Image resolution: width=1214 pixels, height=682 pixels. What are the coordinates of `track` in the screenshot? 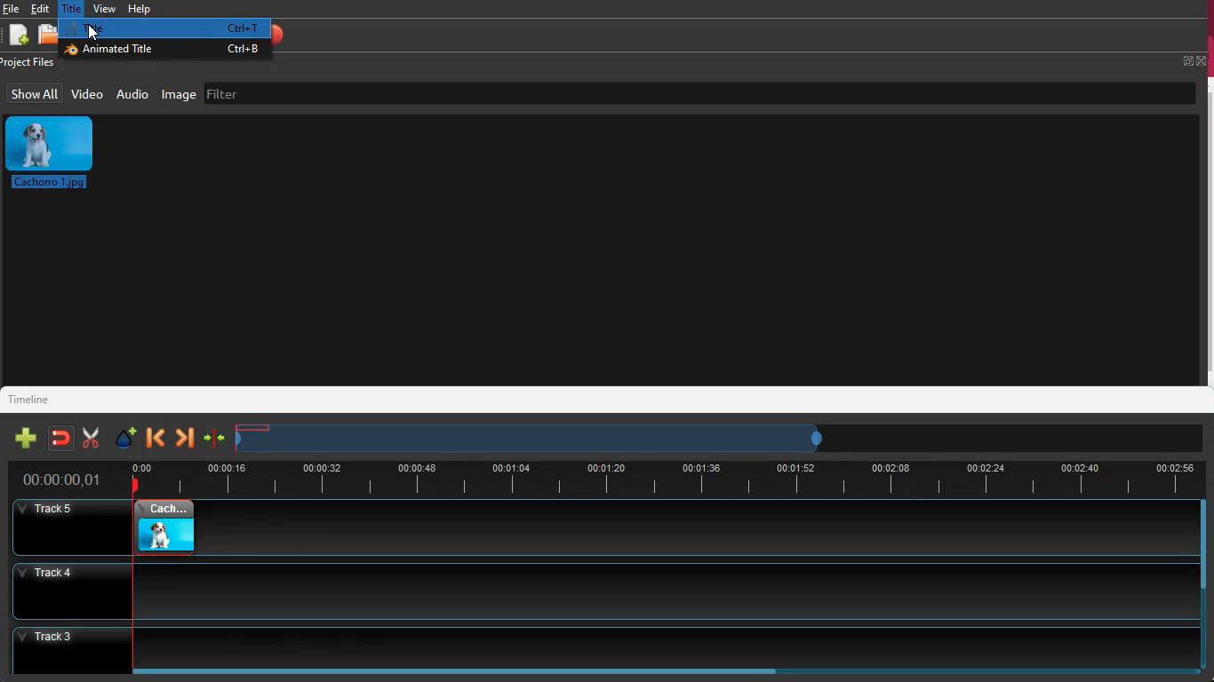 It's located at (599, 590).